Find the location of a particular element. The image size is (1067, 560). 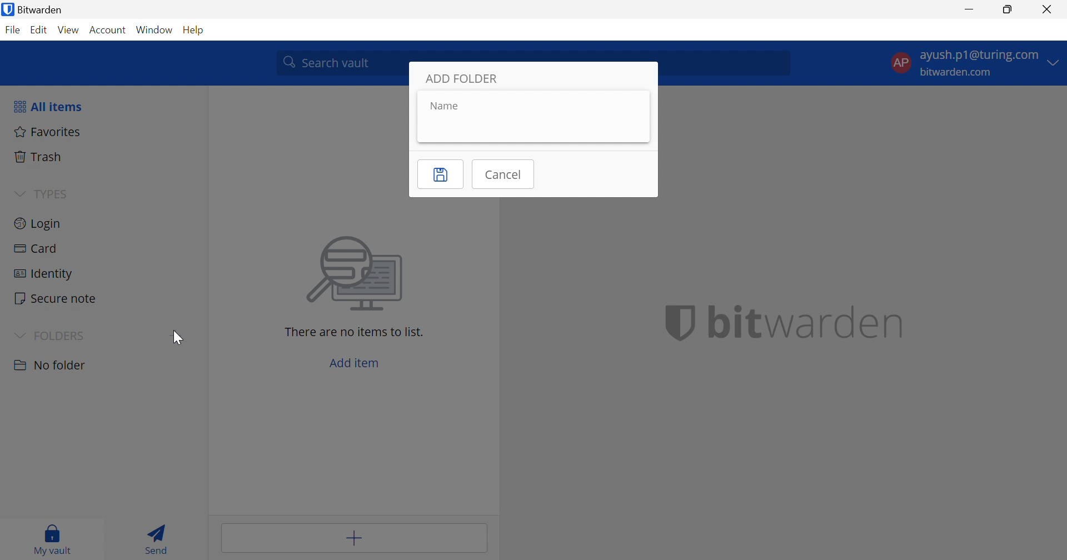

Card is located at coordinates (35, 249).